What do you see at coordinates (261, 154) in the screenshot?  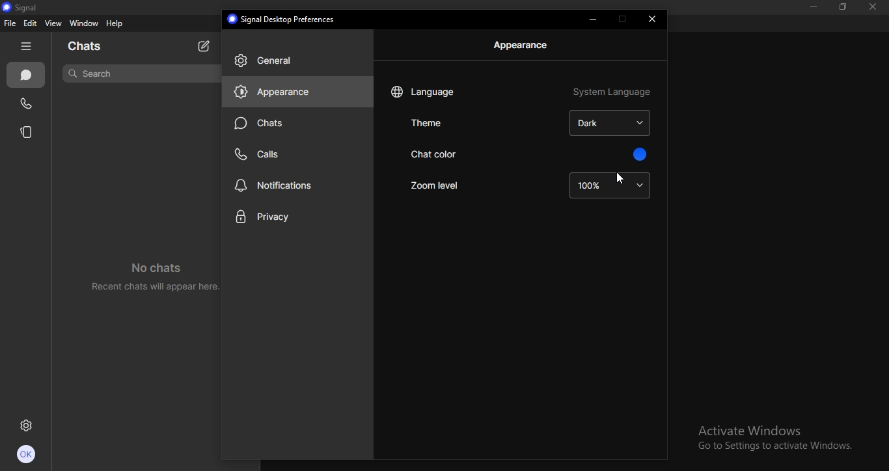 I see `calls` at bounding box center [261, 154].